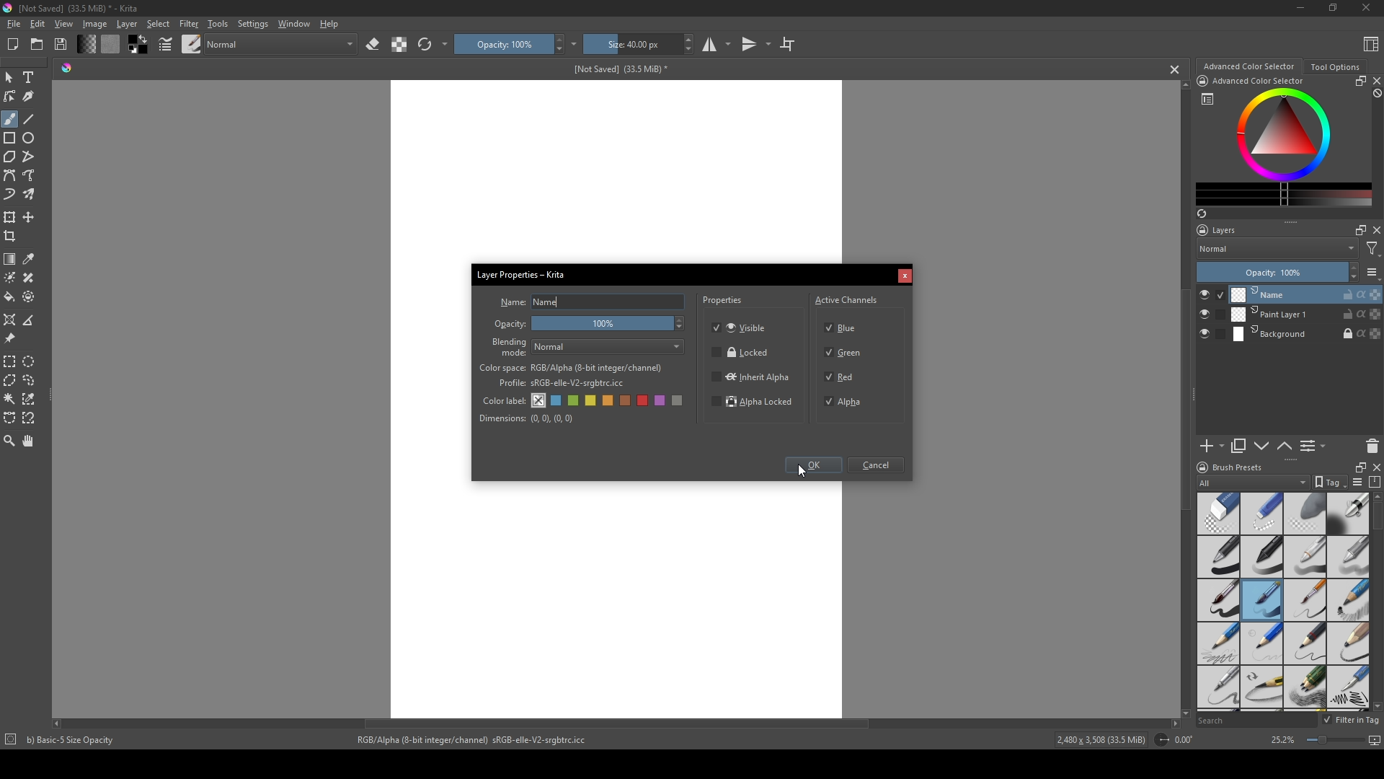 The height and width of the screenshot is (779, 1384). What do you see at coordinates (32, 398) in the screenshot?
I see `similar color` at bounding box center [32, 398].